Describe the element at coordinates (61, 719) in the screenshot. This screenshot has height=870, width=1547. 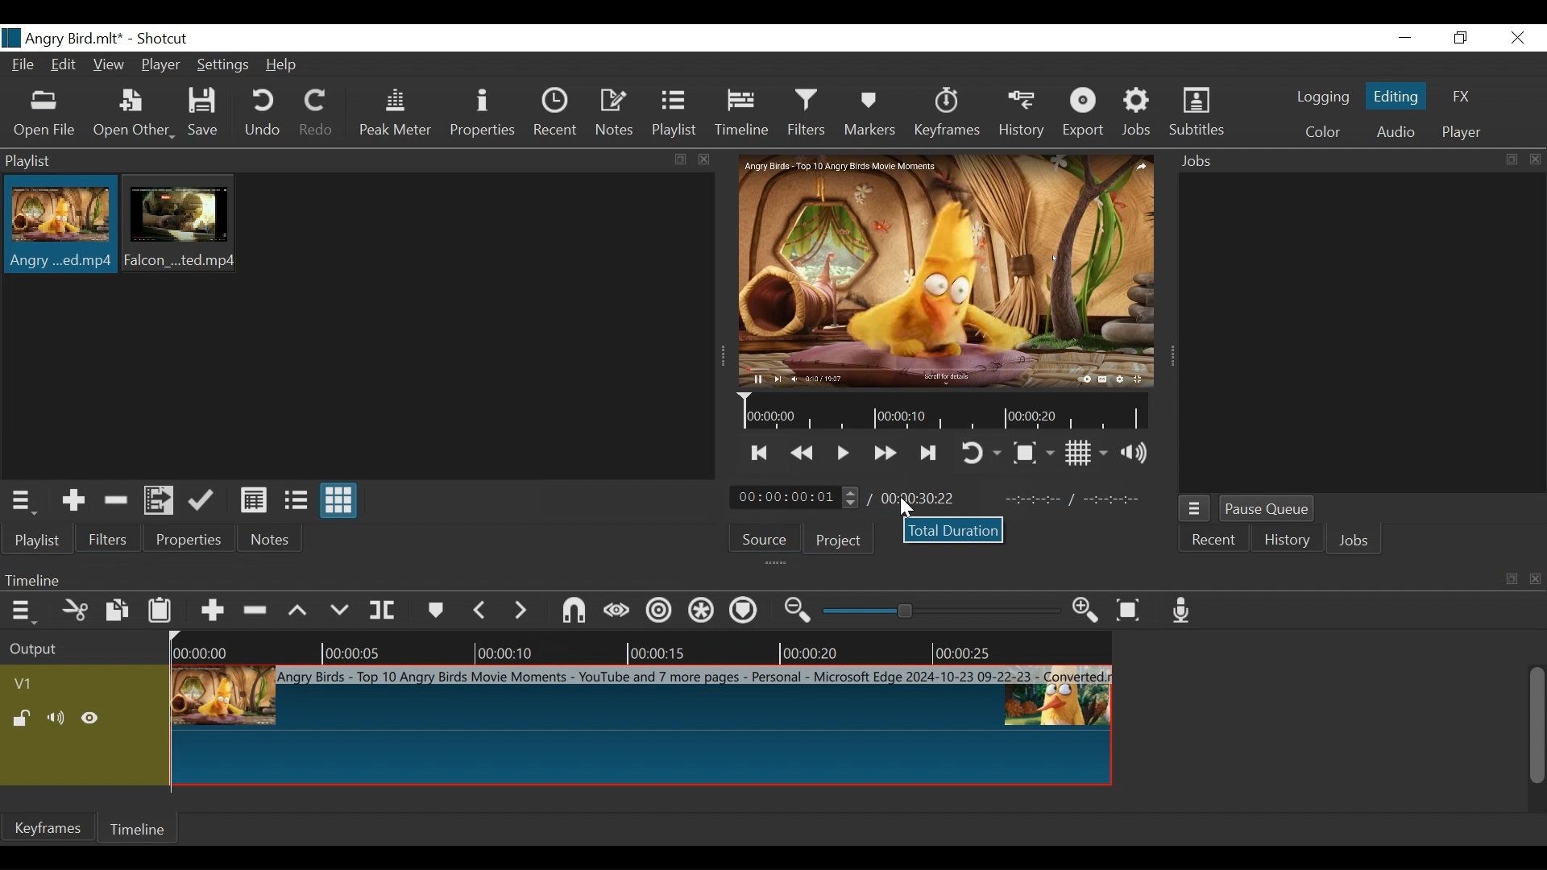
I see `Mute` at that location.